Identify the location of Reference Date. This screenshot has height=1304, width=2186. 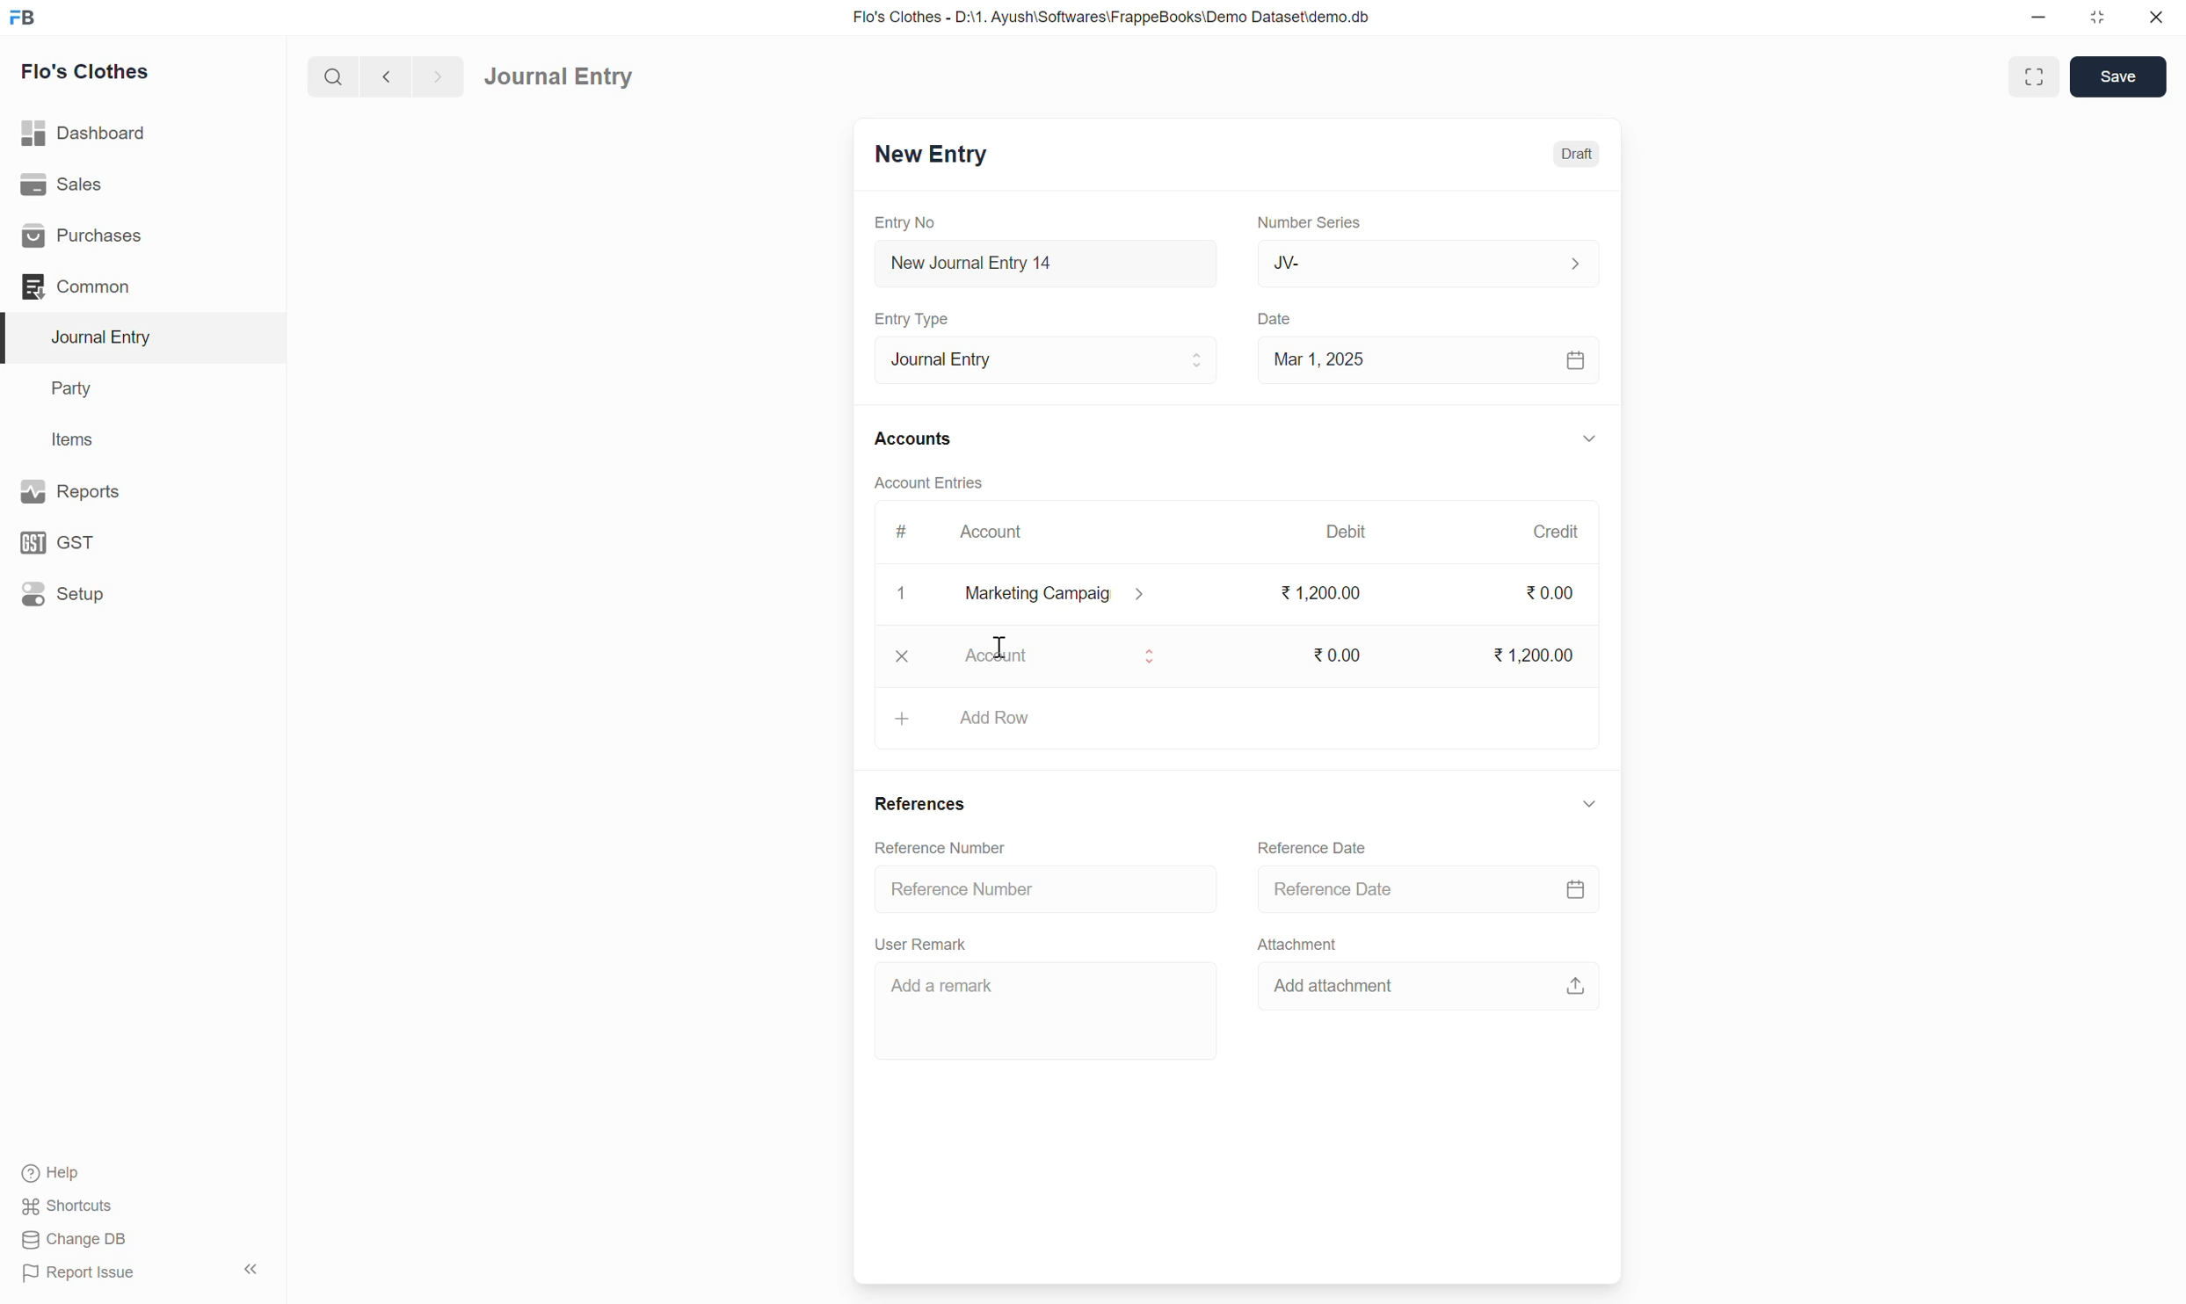
(1315, 845).